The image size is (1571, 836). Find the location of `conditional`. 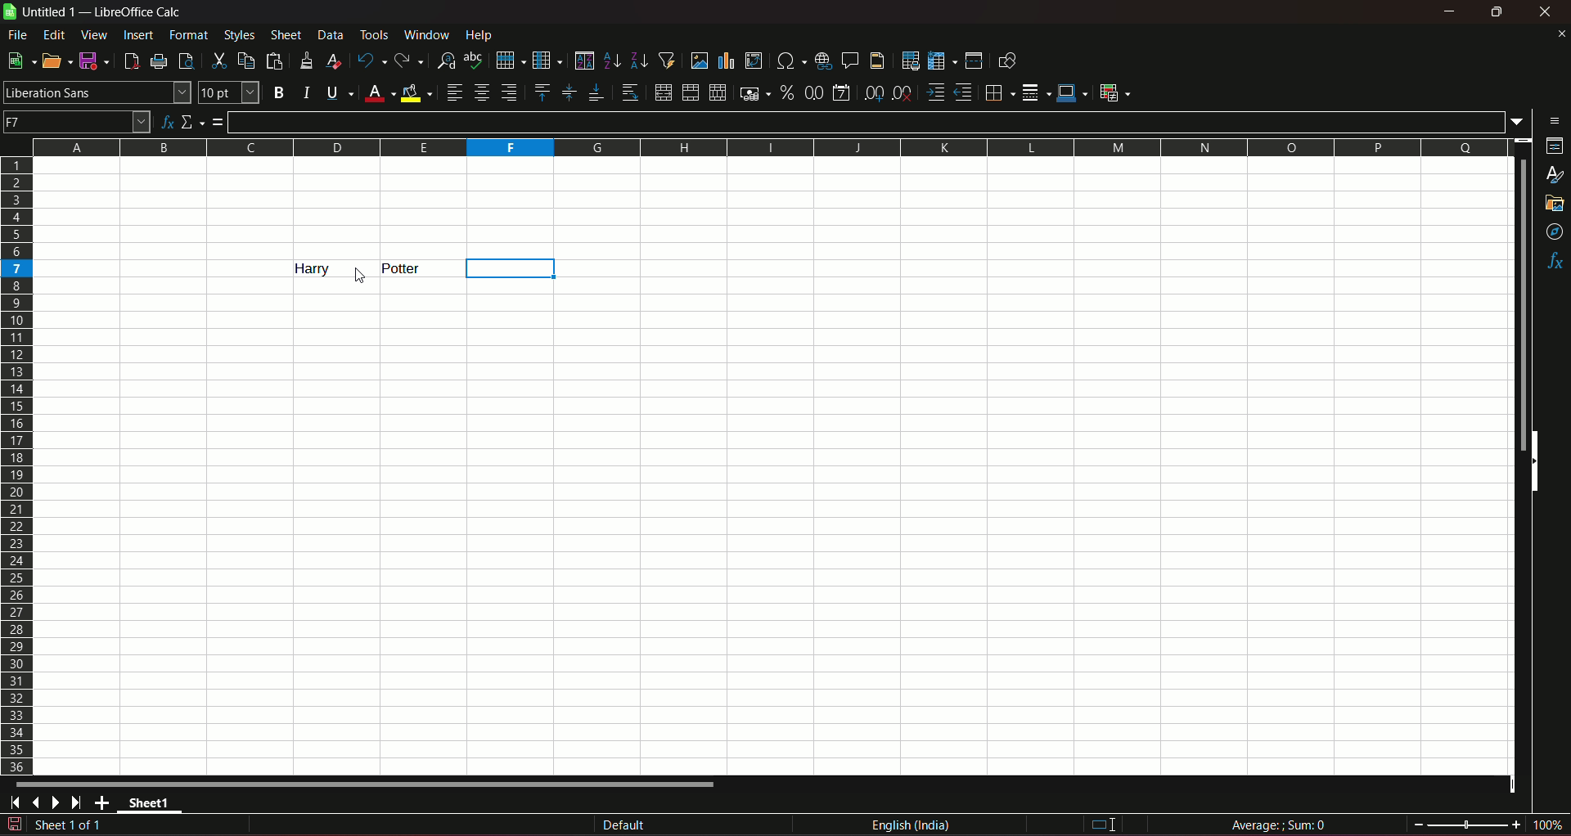

conditional is located at coordinates (1114, 92).